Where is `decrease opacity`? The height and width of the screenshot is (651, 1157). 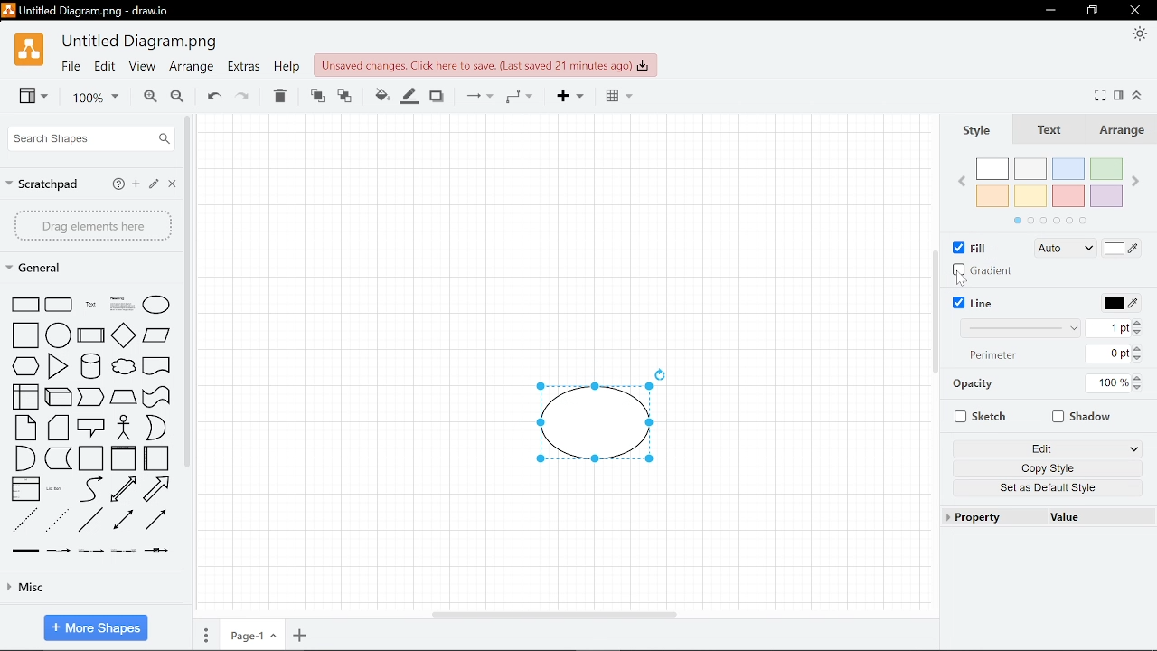
decrease opacity is located at coordinates (1141, 389).